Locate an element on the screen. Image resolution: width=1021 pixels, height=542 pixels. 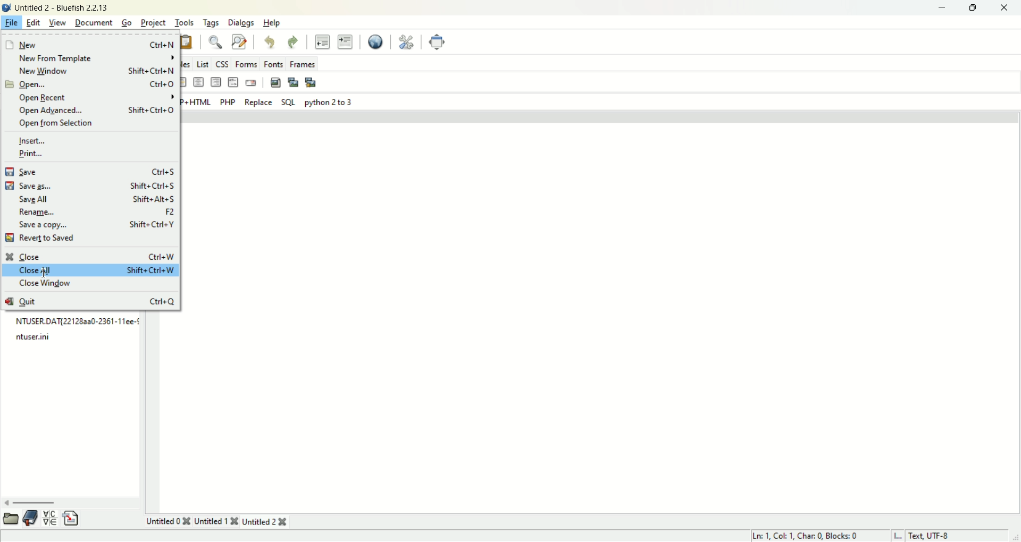
new from template is located at coordinates (95, 58).